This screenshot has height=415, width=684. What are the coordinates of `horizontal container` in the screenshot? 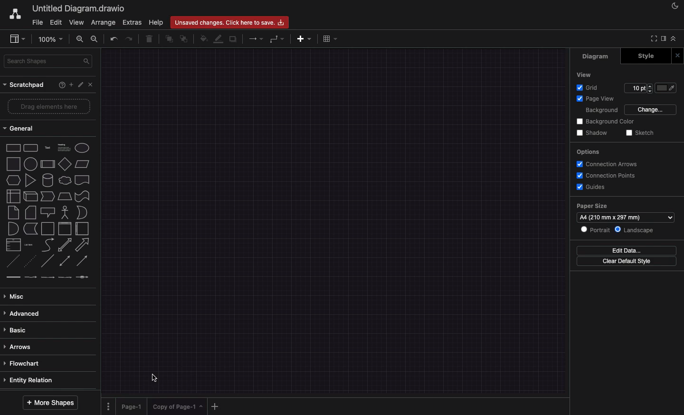 It's located at (83, 228).